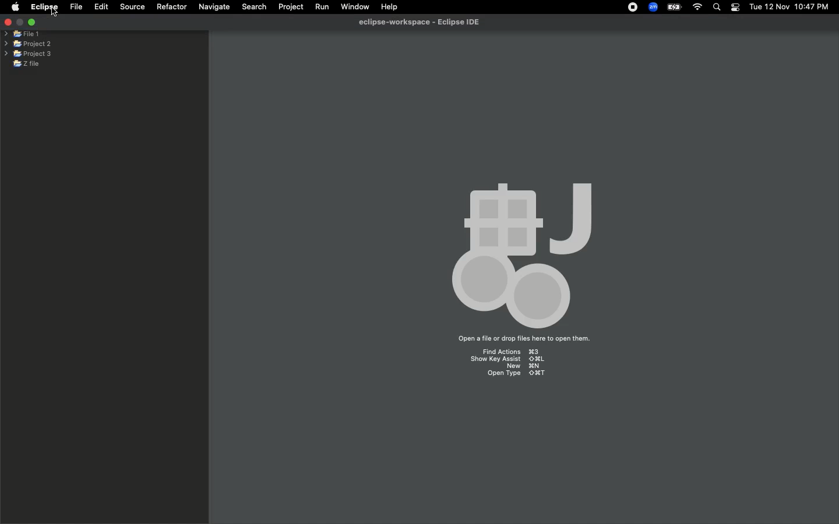  What do you see at coordinates (28, 54) in the screenshot?
I see `Project 3` at bounding box center [28, 54].